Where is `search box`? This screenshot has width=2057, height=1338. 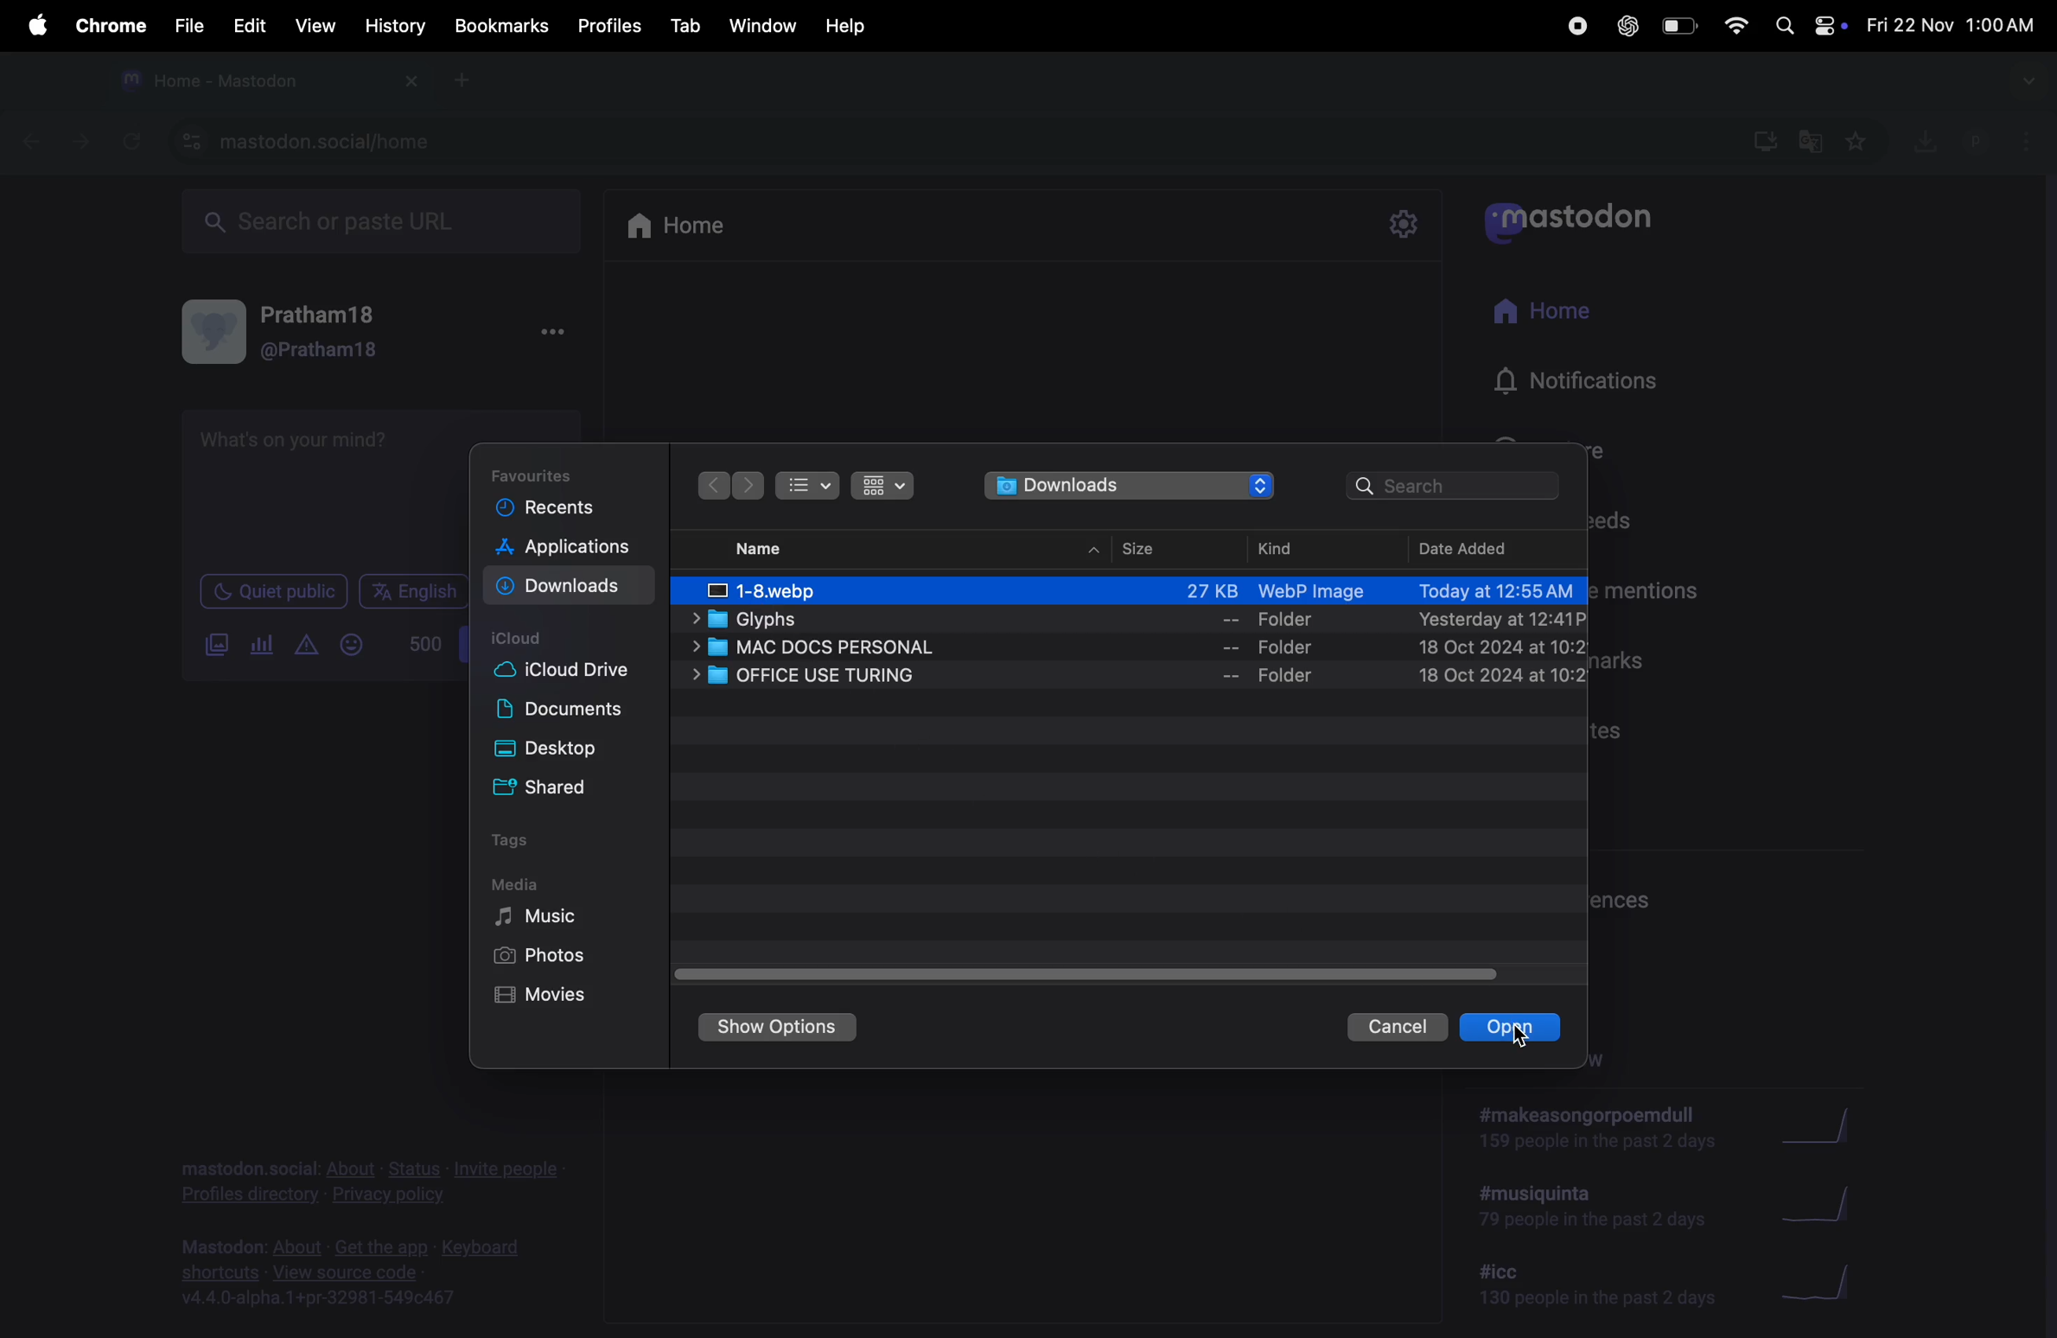
search box is located at coordinates (394, 223).